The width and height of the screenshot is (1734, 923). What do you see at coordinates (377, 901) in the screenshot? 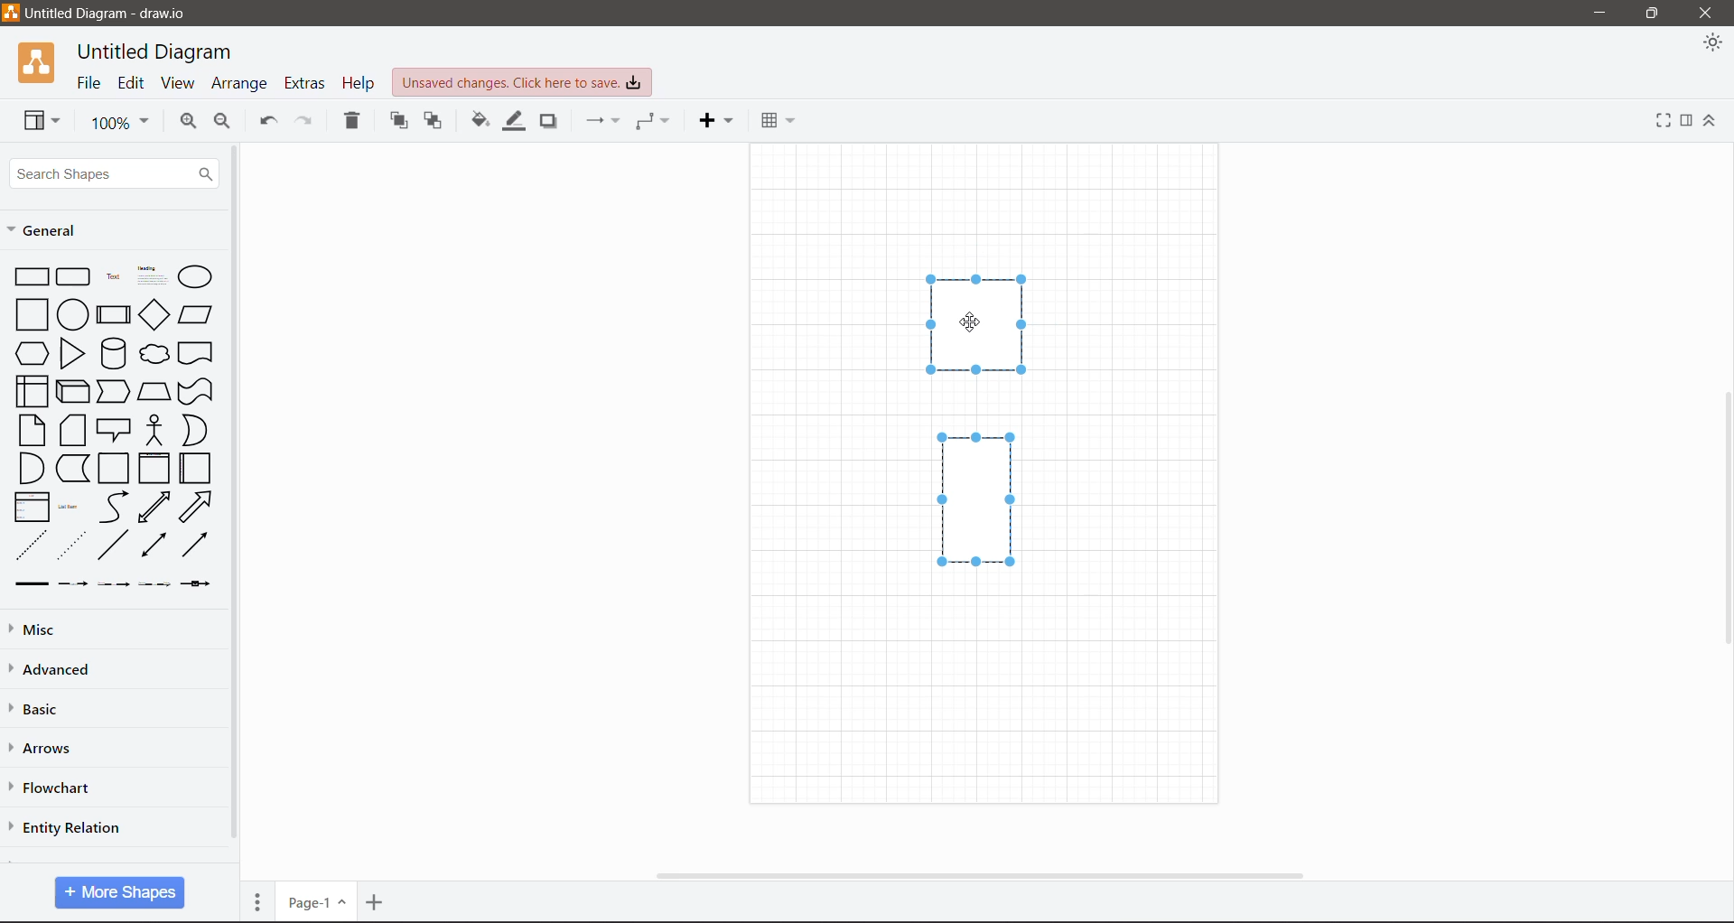
I see `Insert Page` at bounding box center [377, 901].